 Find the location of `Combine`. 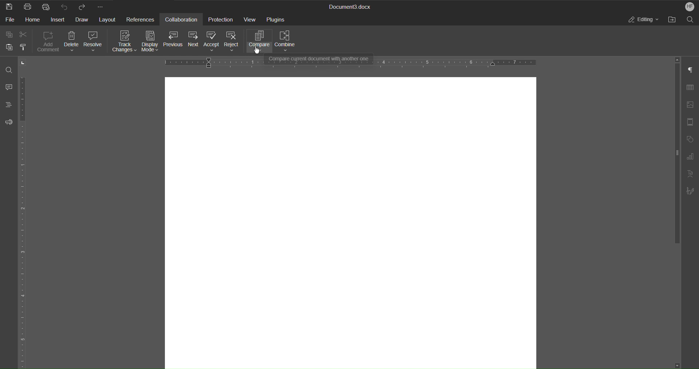

Combine is located at coordinates (286, 40).